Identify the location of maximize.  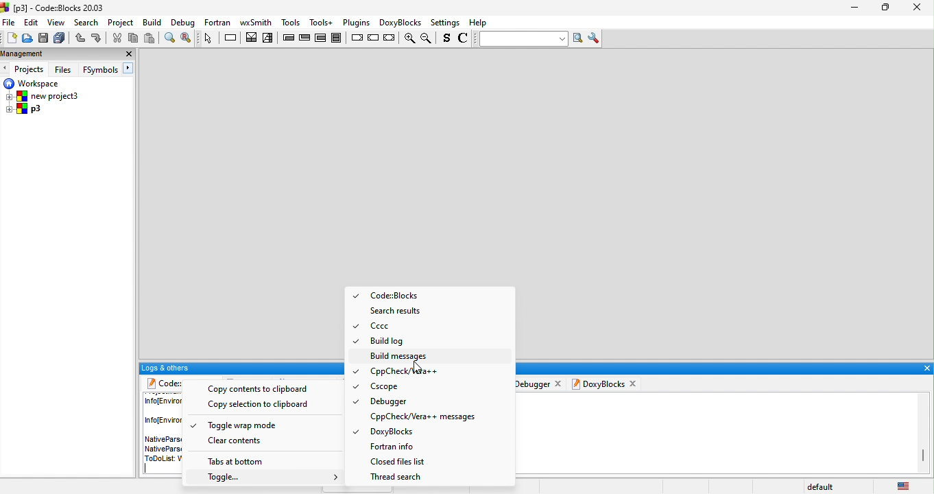
(882, 8).